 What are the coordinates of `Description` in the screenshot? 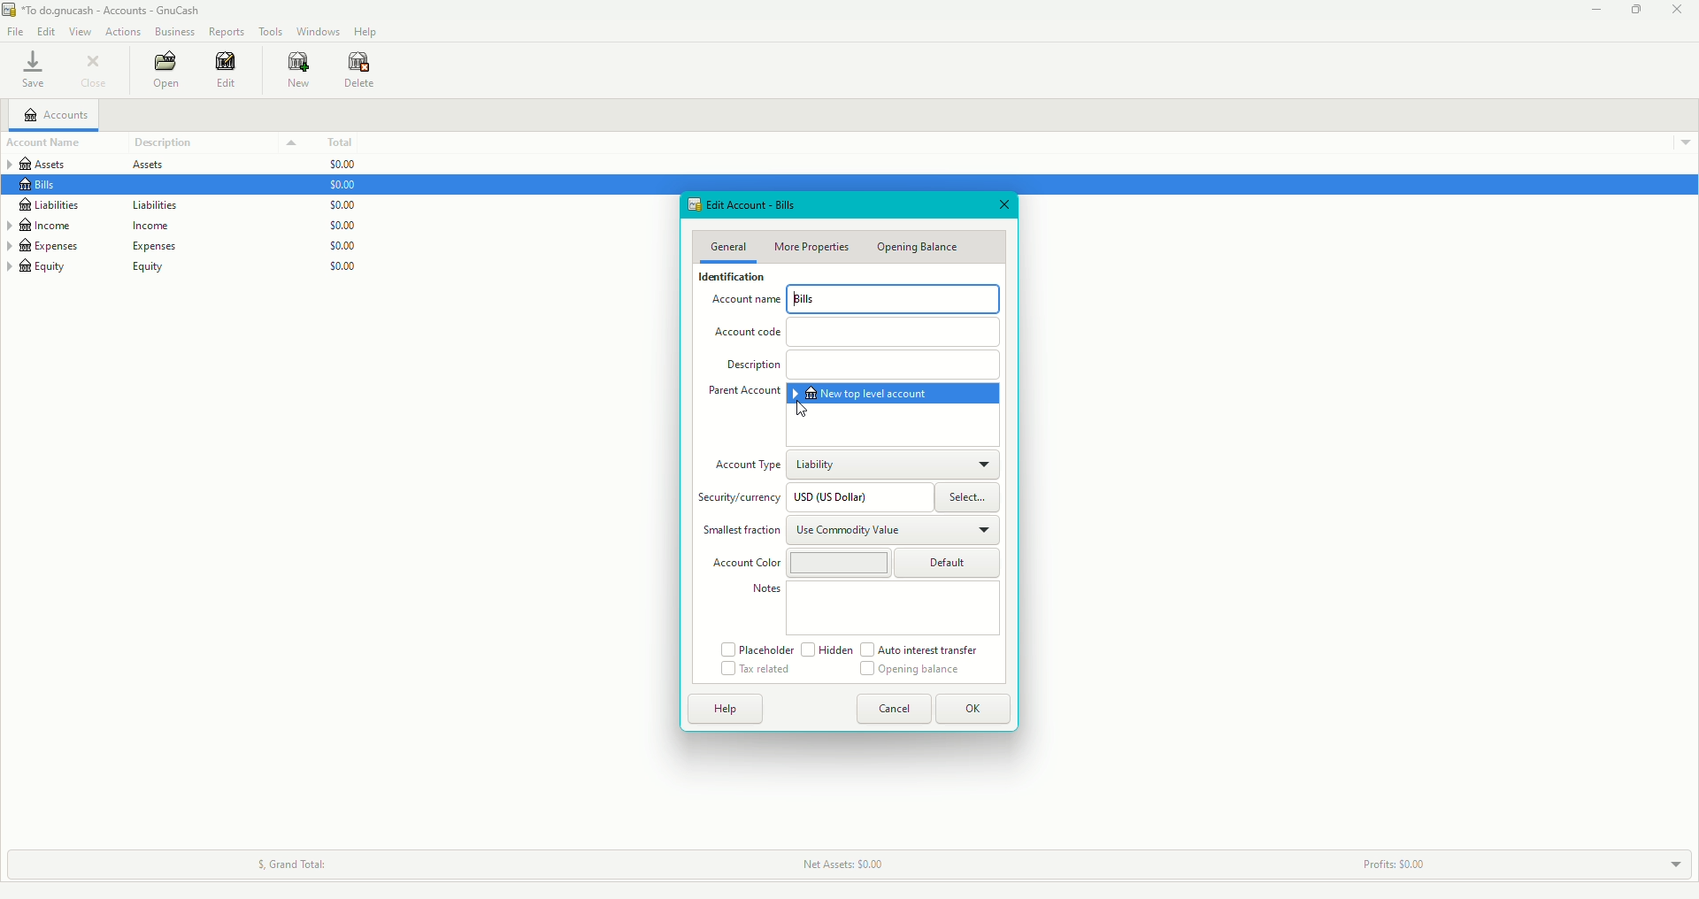 It's located at (862, 363).